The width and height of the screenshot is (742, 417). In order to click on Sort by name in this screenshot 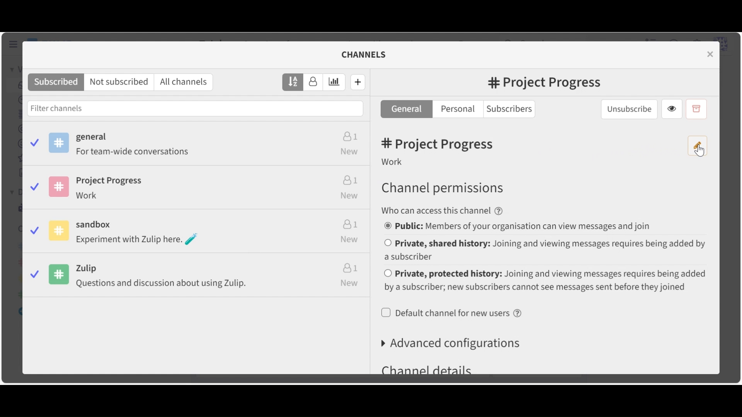, I will do `click(292, 82)`.